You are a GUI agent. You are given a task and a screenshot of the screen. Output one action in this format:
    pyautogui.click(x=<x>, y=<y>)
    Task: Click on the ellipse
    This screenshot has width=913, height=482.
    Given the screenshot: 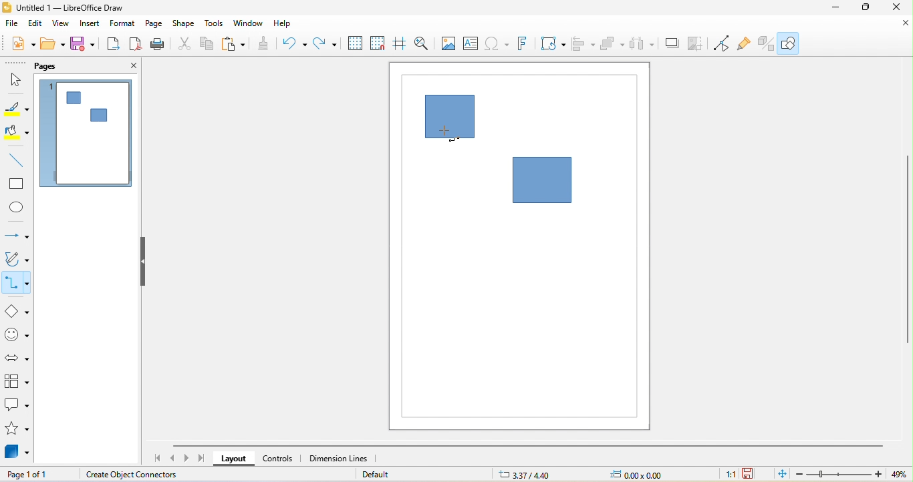 What is the action you would take?
    pyautogui.click(x=16, y=208)
    